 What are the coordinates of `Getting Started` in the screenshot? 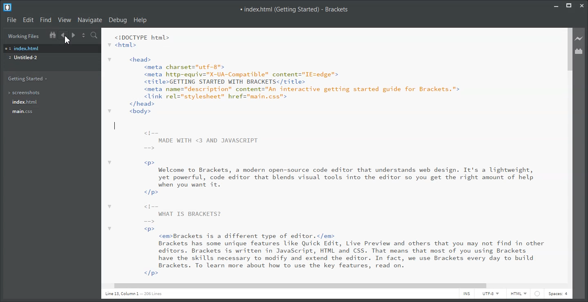 It's located at (30, 79).